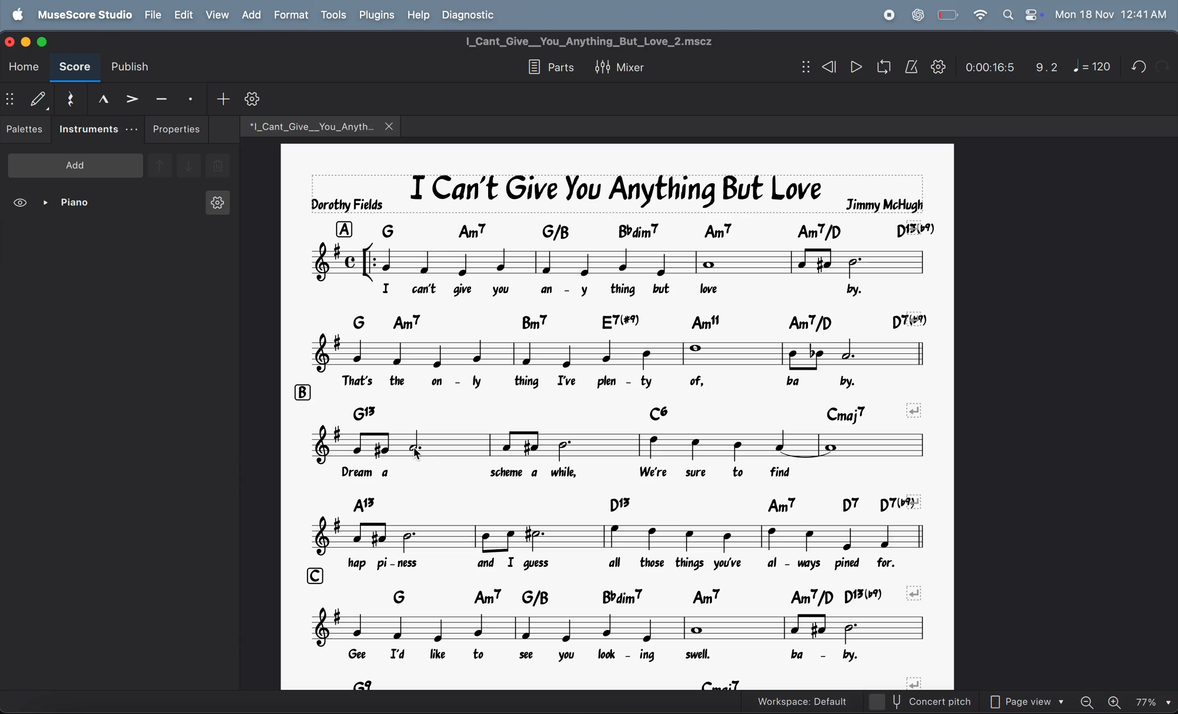  What do you see at coordinates (299, 390) in the screenshot?
I see `row` at bounding box center [299, 390].